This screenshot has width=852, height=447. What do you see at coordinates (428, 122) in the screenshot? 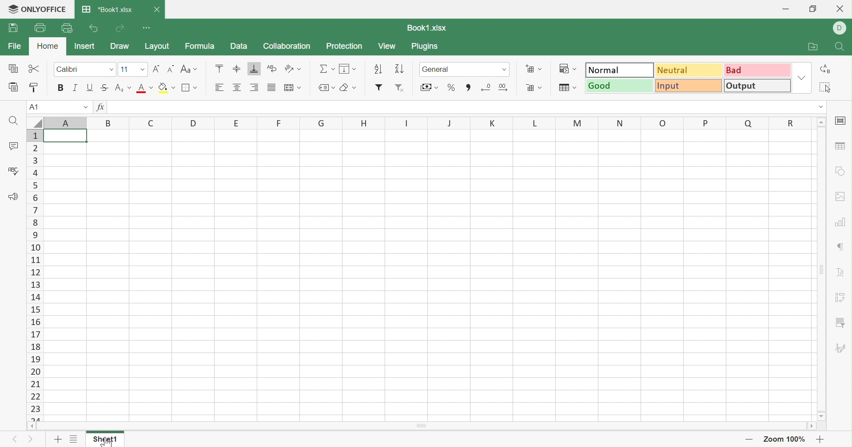
I see `Column Names` at bounding box center [428, 122].